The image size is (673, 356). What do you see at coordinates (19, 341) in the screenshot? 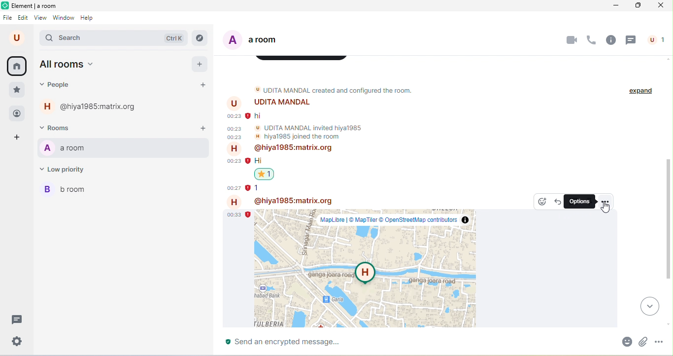
I see `settings` at bounding box center [19, 341].